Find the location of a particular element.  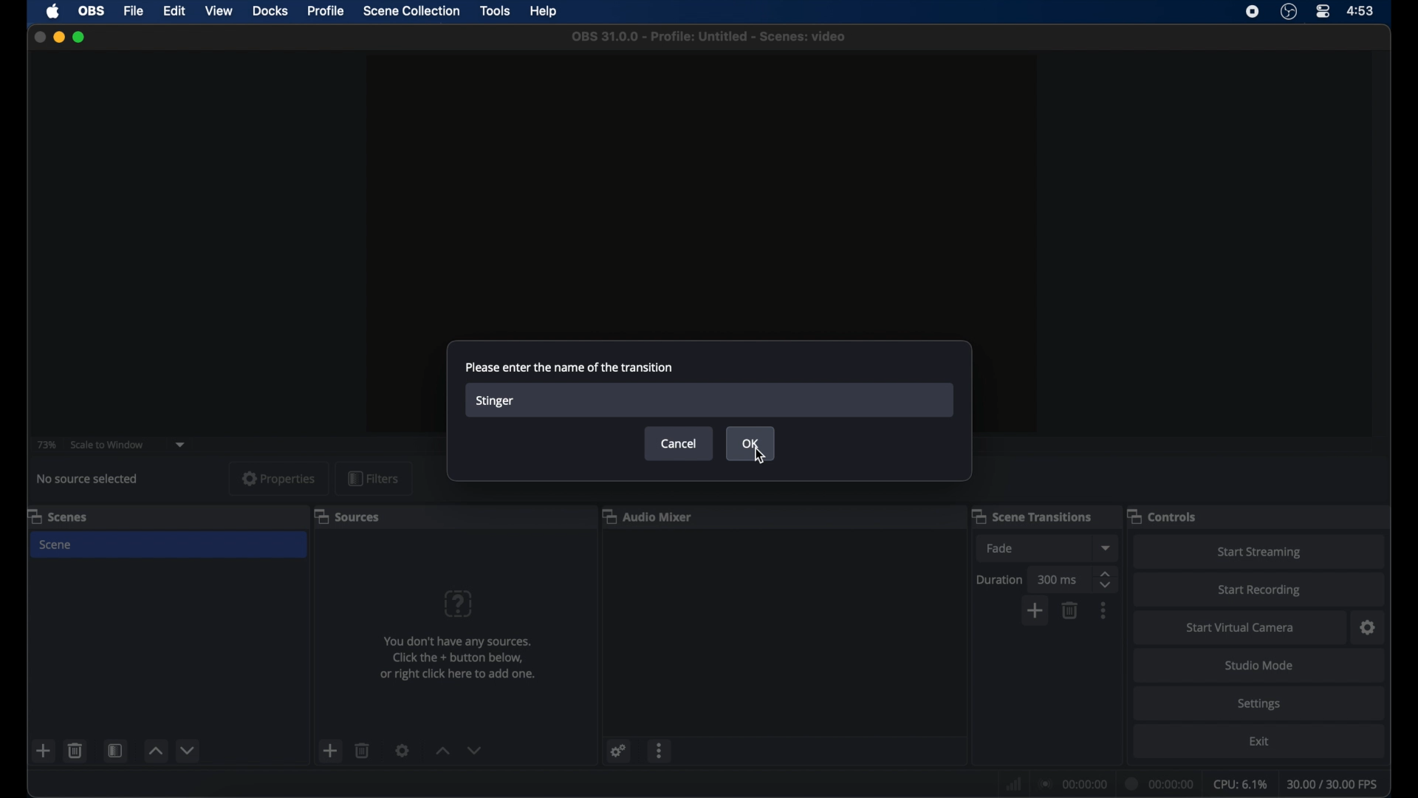

duration is located at coordinates (1000, 579).